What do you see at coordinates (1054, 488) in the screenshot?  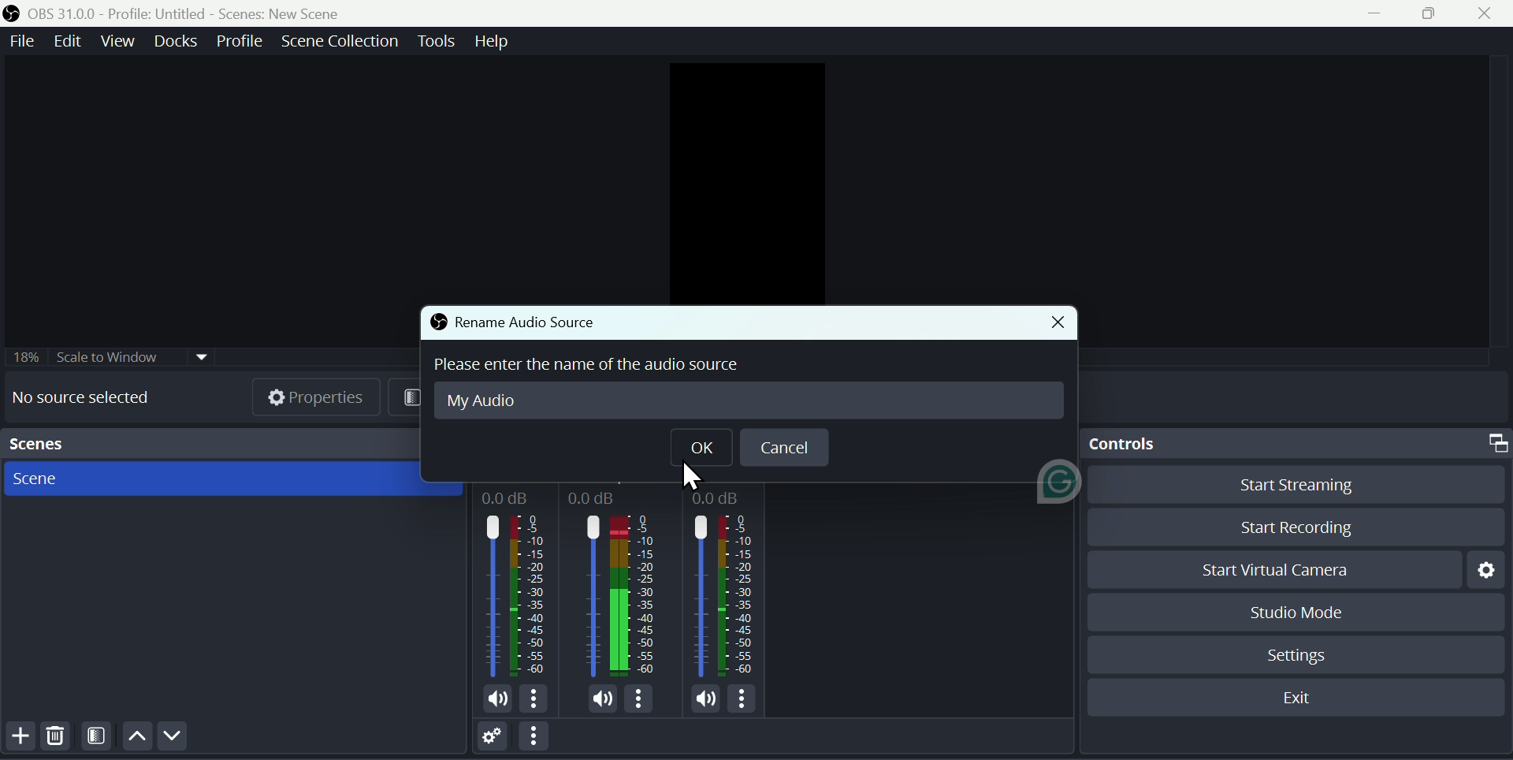 I see `Grammarly` at bounding box center [1054, 488].